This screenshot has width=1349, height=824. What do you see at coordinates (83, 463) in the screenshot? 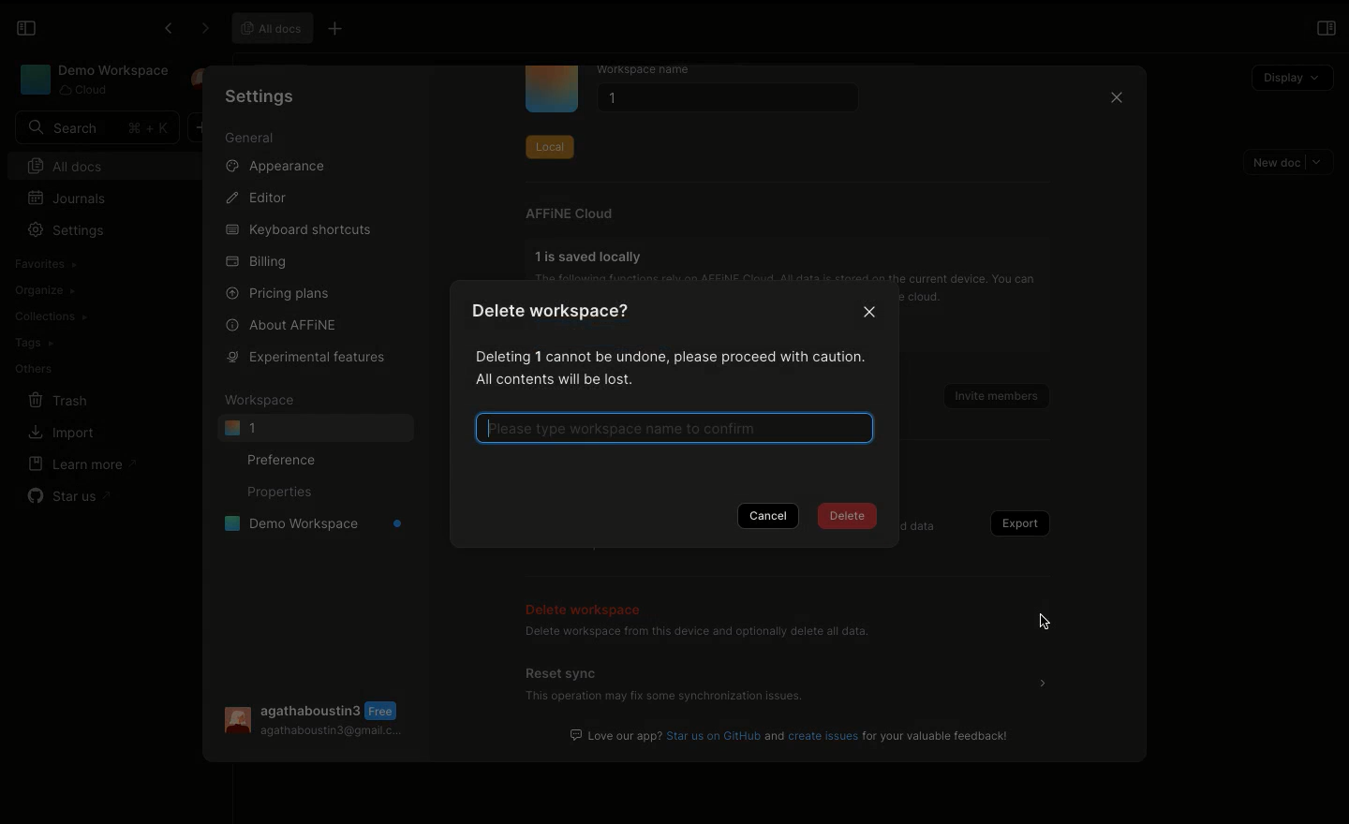
I see `Learn more` at bounding box center [83, 463].